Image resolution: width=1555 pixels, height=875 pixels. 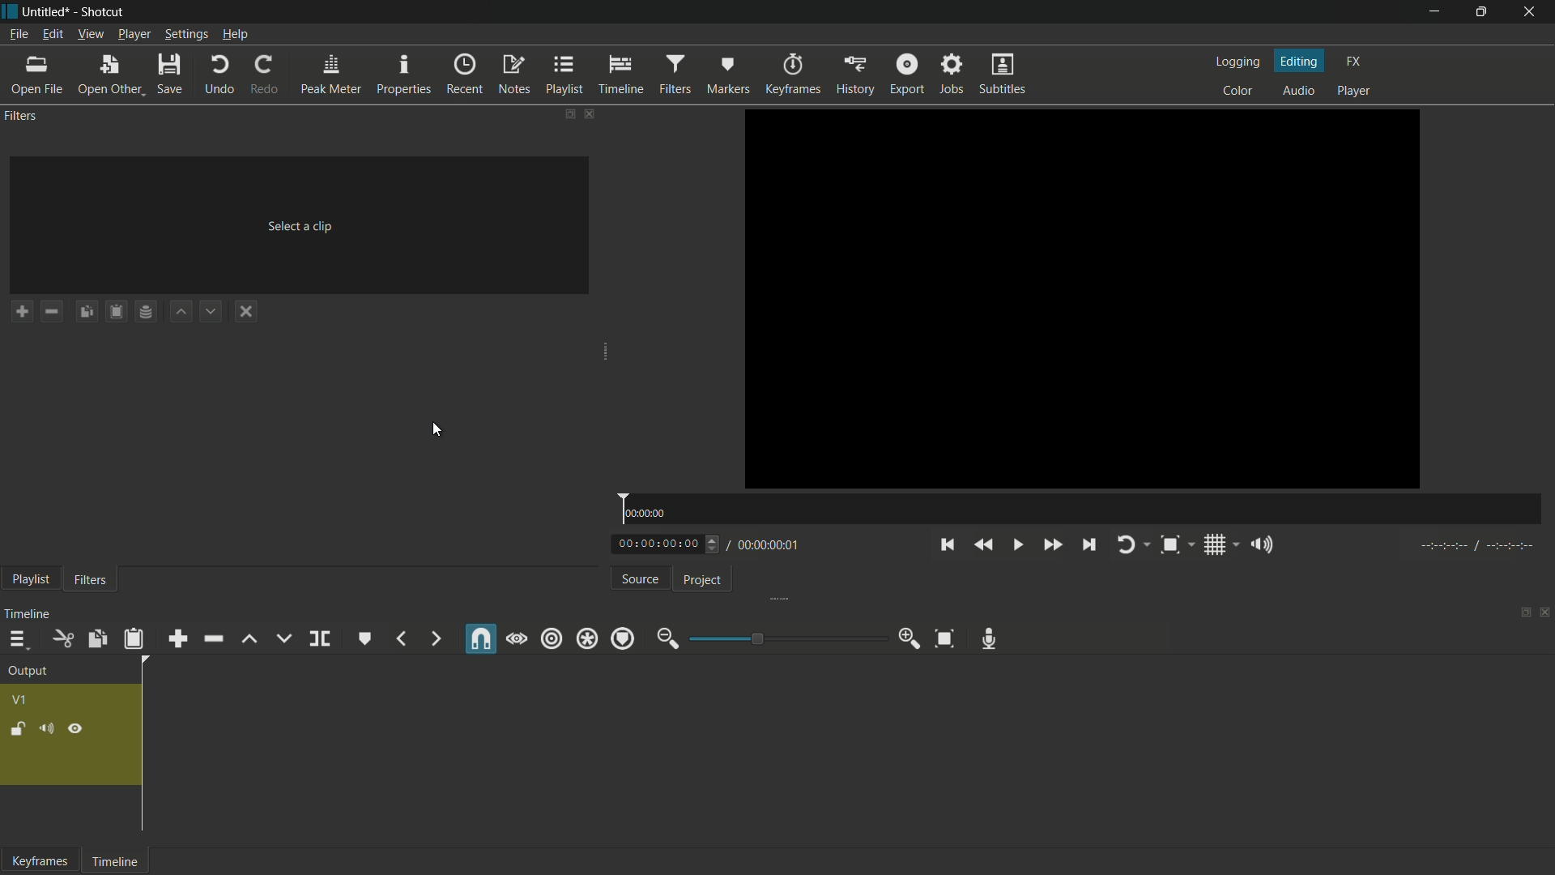 I want to click on Unlock, so click(x=19, y=730).